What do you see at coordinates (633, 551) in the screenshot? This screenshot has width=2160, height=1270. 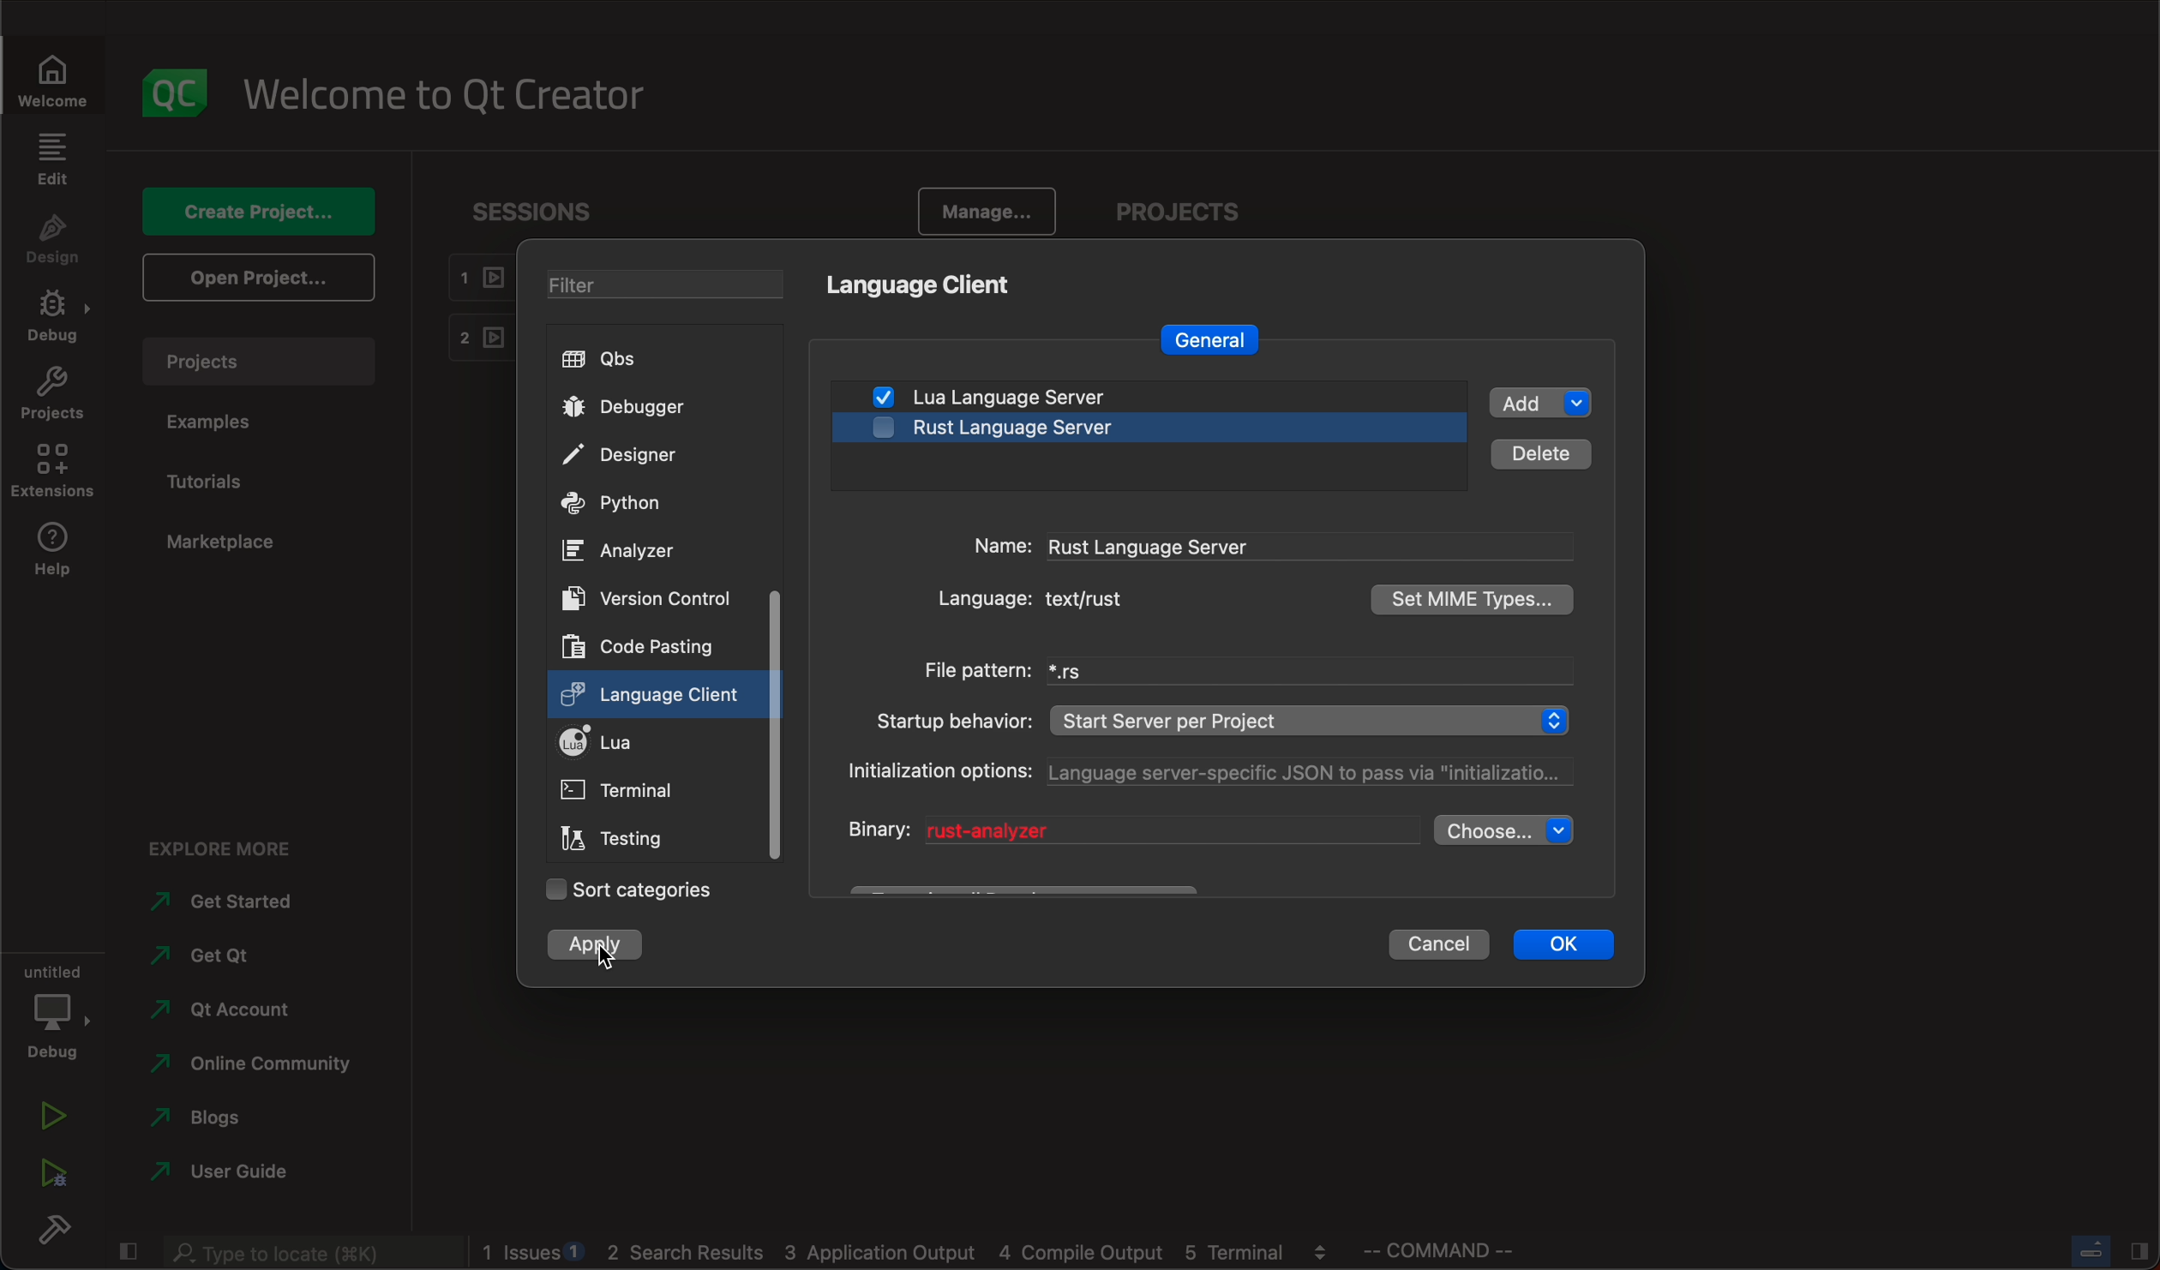 I see `ANALYZER` at bounding box center [633, 551].